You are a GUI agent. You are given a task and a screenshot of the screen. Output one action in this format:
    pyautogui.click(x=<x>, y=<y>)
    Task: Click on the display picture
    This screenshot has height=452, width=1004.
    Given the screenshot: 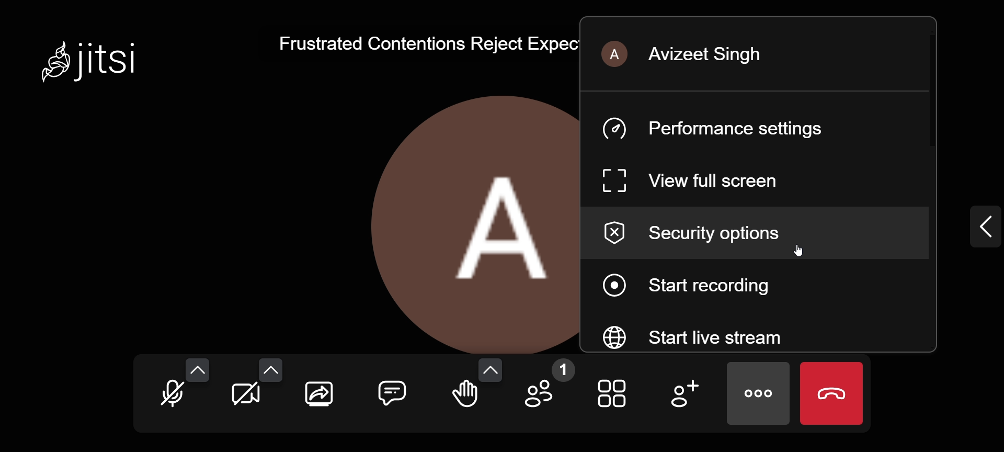 What is the action you would take?
    pyautogui.click(x=466, y=222)
    